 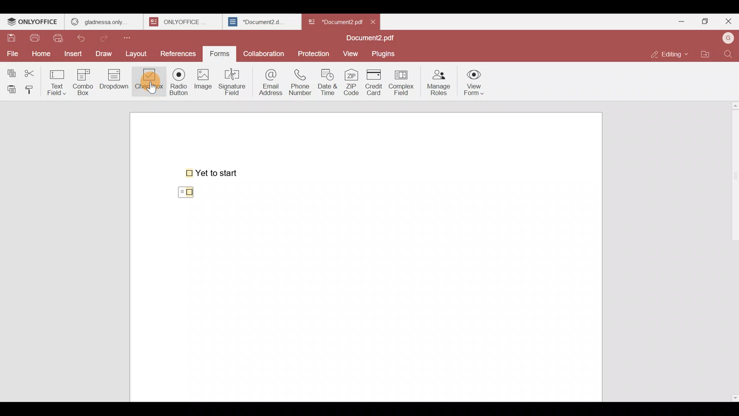 What do you see at coordinates (83, 81) in the screenshot?
I see `Combo box` at bounding box center [83, 81].